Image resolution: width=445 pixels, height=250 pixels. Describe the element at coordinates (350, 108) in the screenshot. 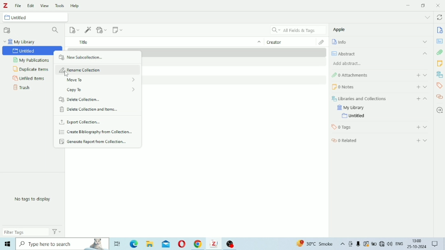

I see `My Library` at that location.